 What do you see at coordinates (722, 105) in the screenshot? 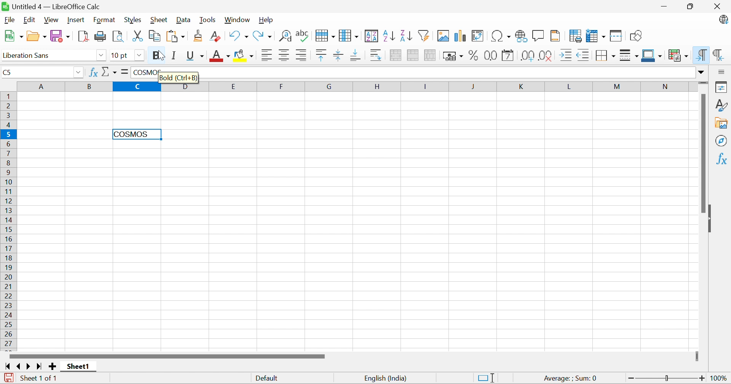
I see `Styles` at bounding box center [722, 105].